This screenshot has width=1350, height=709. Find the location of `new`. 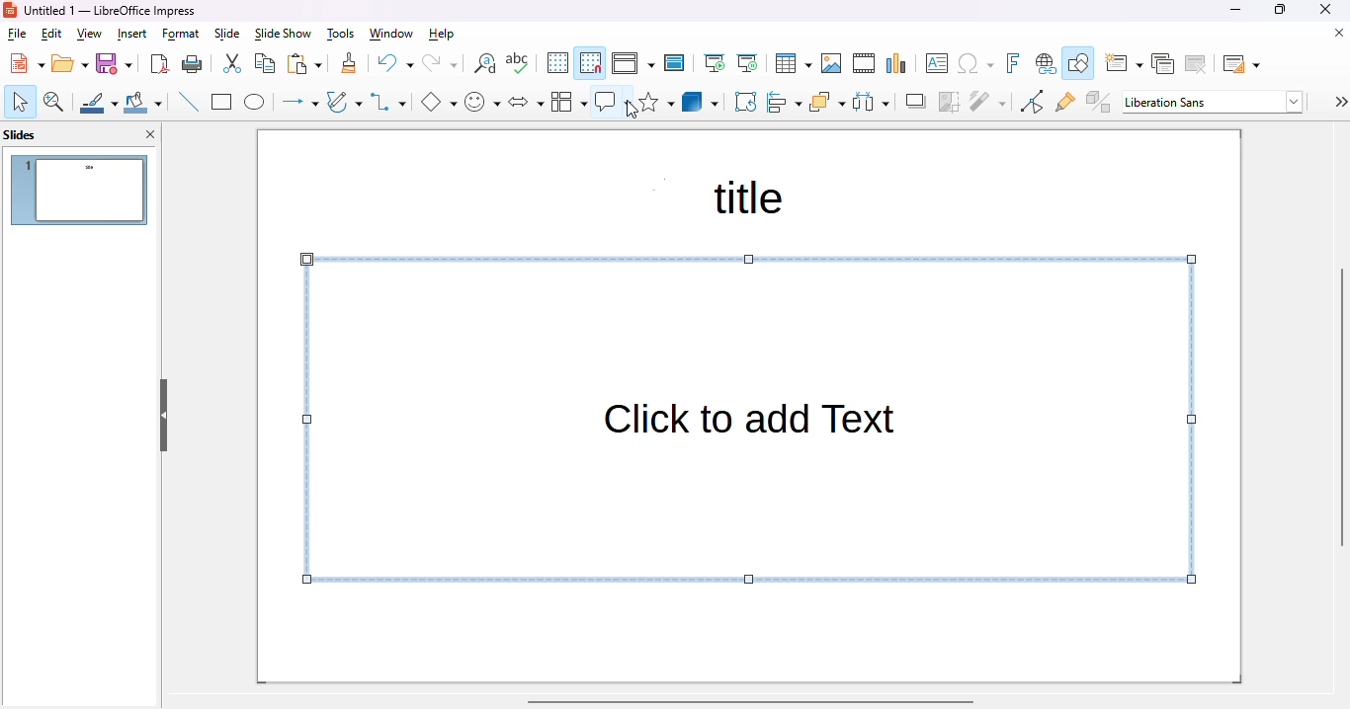

new is located at coordinates (27, 63).